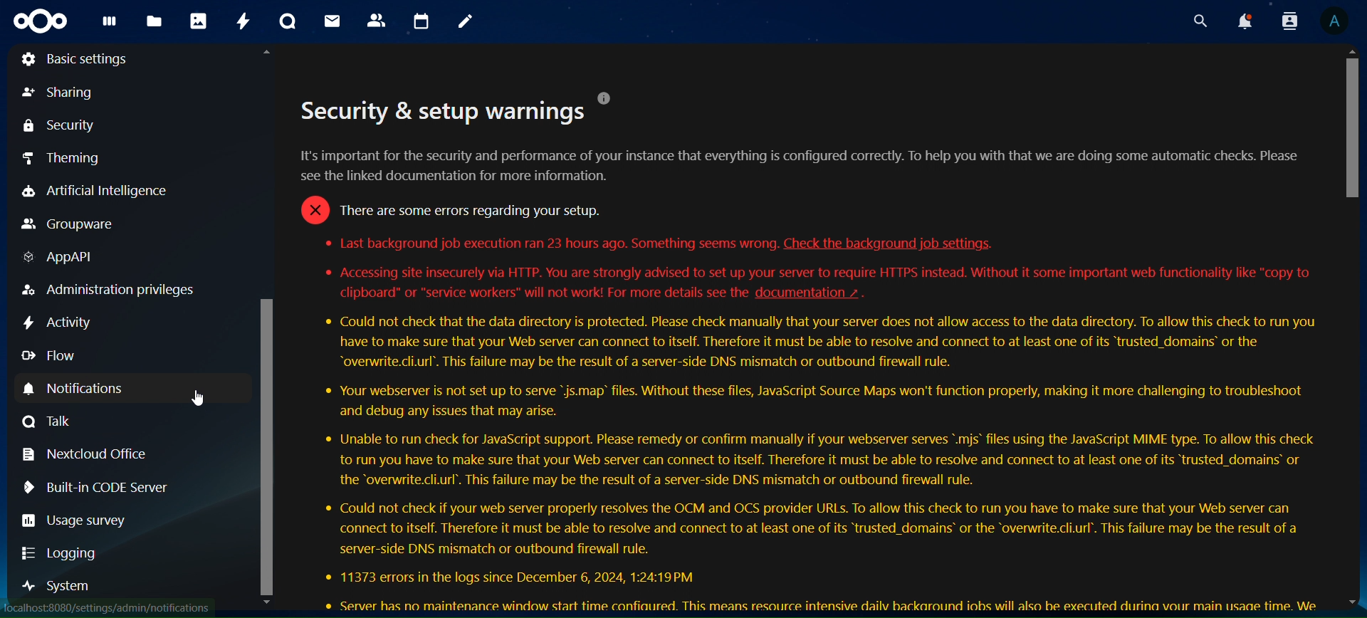 The width and height of the screenshot is (1367, 618). What do you see at coordinates (108, 25) in the screenshot?
I see `dashboard` at bounding box center [108, 25].